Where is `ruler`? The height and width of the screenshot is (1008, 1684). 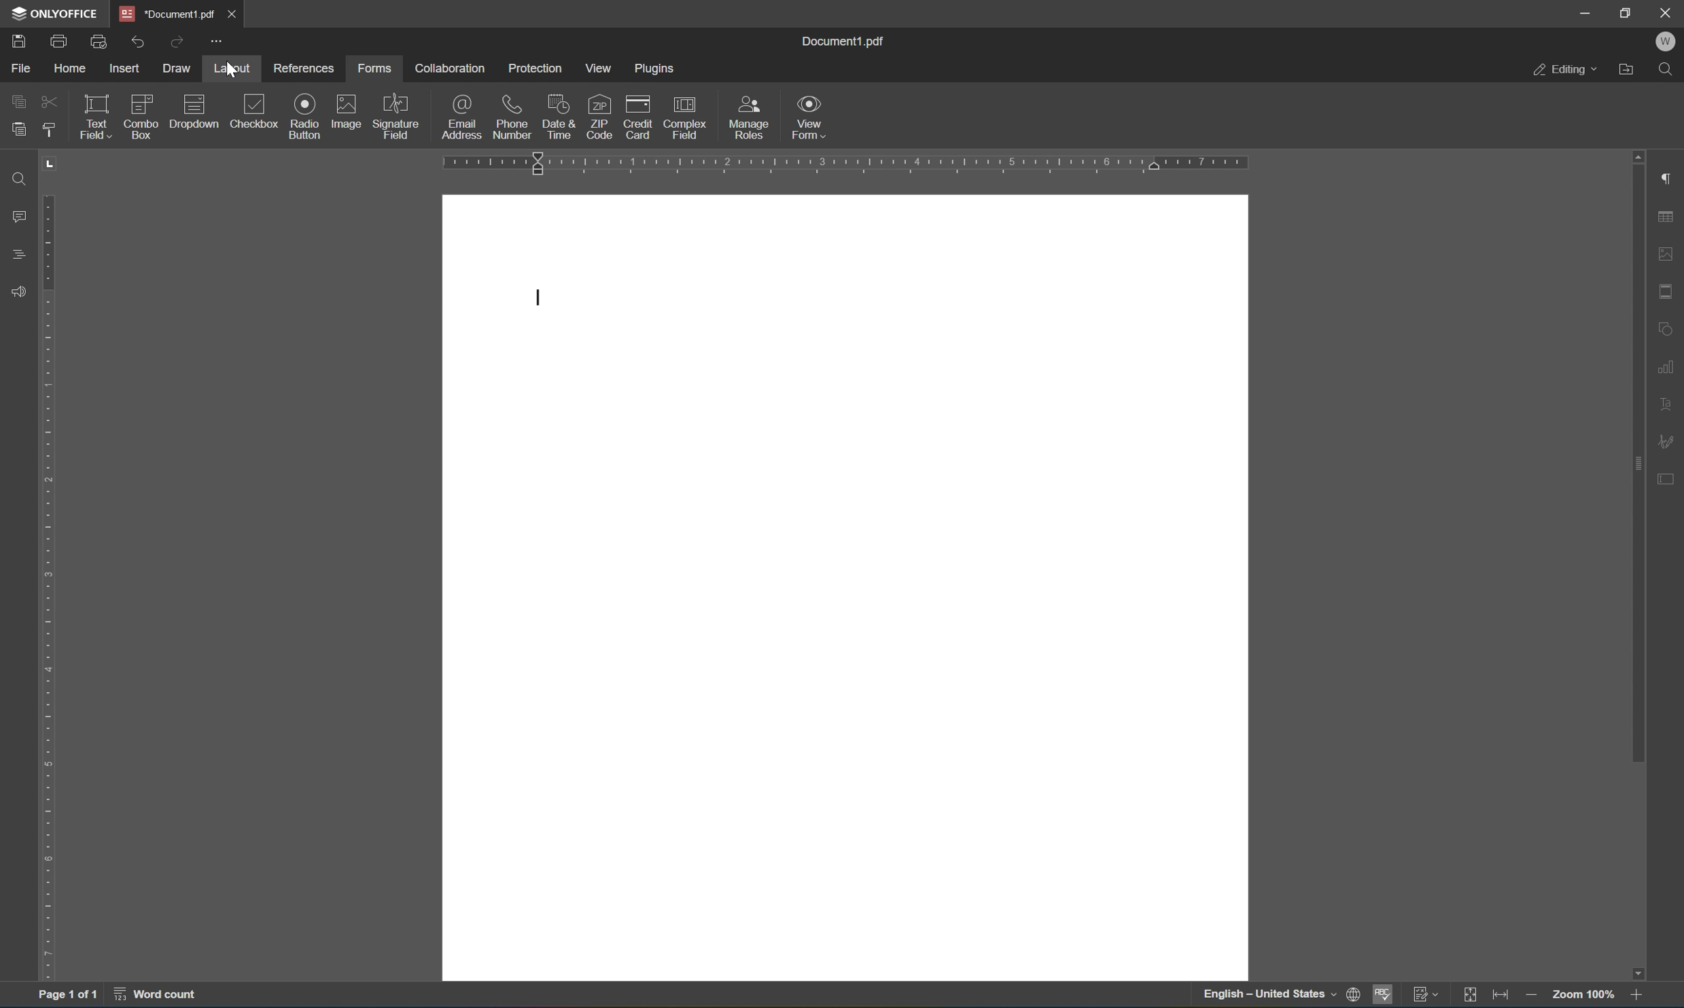
ruler is located at coordinates (51, 569).